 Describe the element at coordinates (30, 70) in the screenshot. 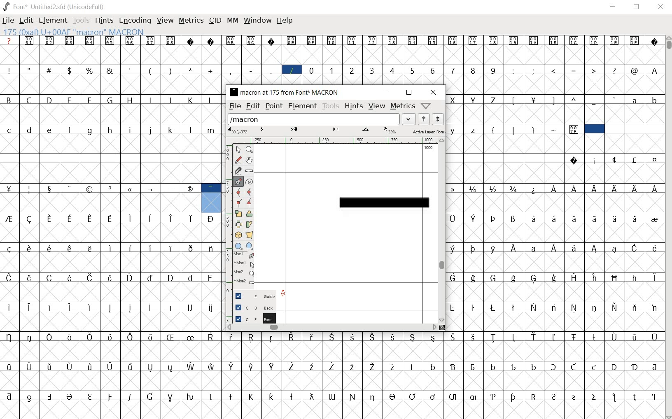

I see `"` at that location.